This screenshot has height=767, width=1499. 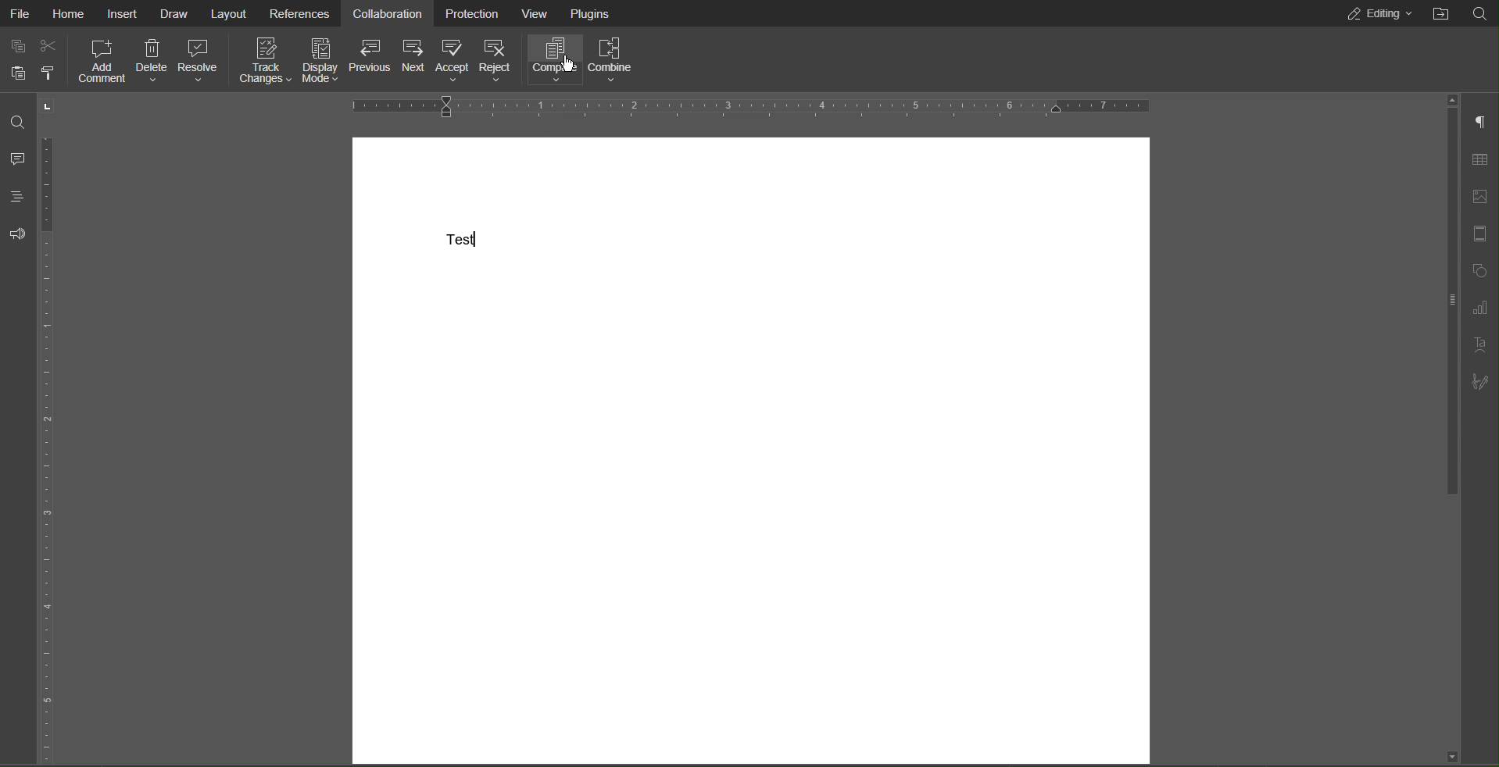 What do you see at coordinates (230, 14) in the screenshot?
I see `Layout` at bounding box center [230, 14].